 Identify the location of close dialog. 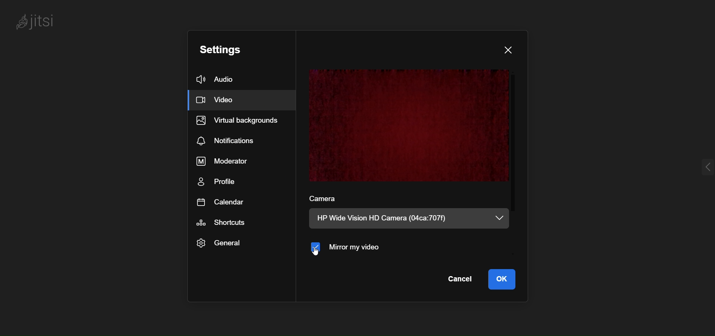
(509, 49).